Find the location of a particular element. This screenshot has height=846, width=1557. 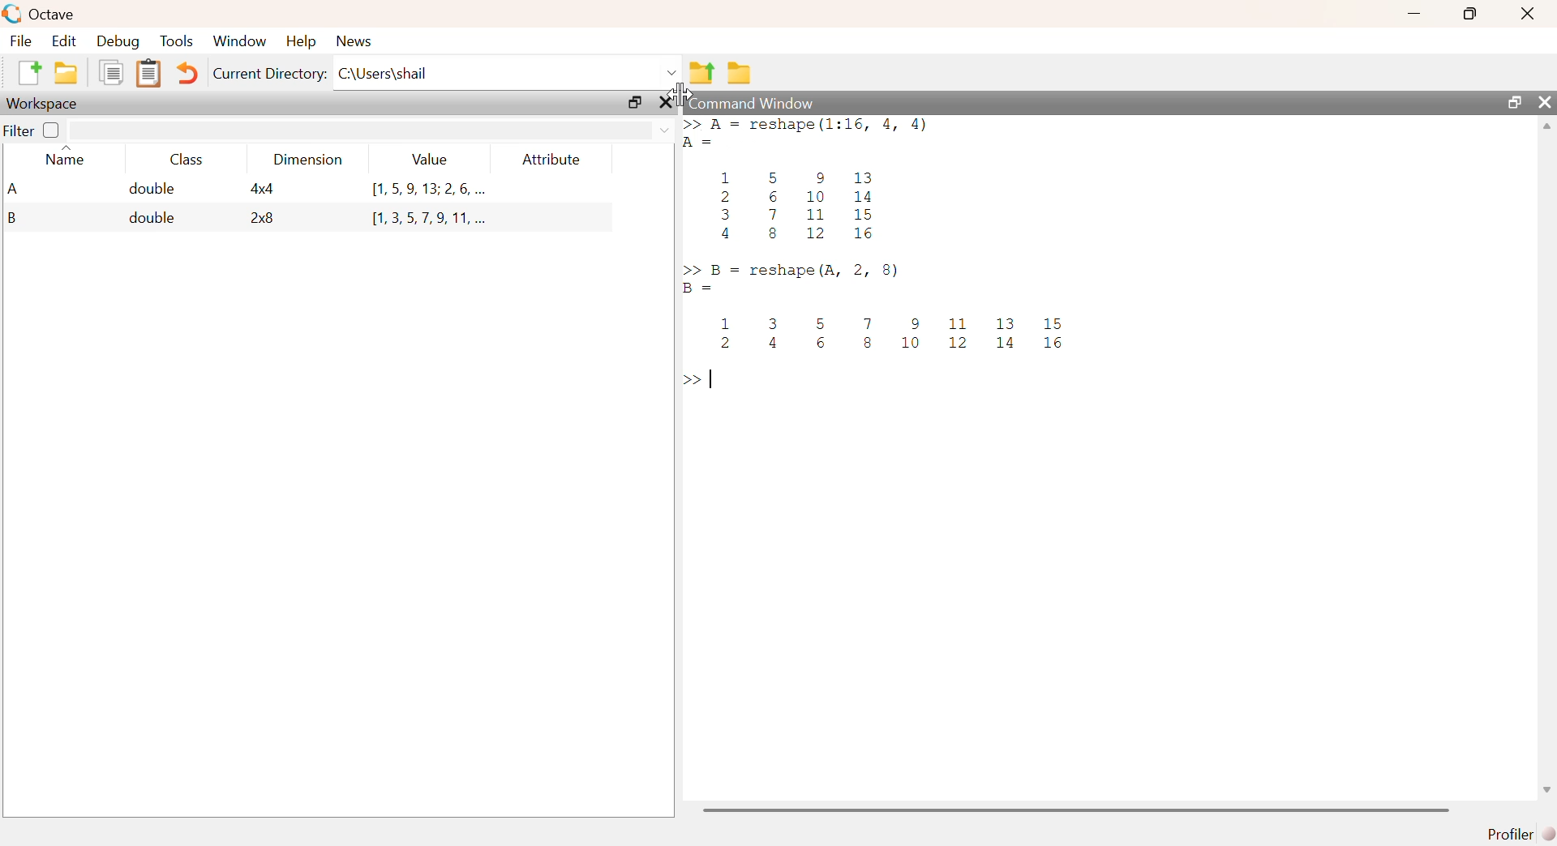

one directory up is located at coordinates (701, 73).